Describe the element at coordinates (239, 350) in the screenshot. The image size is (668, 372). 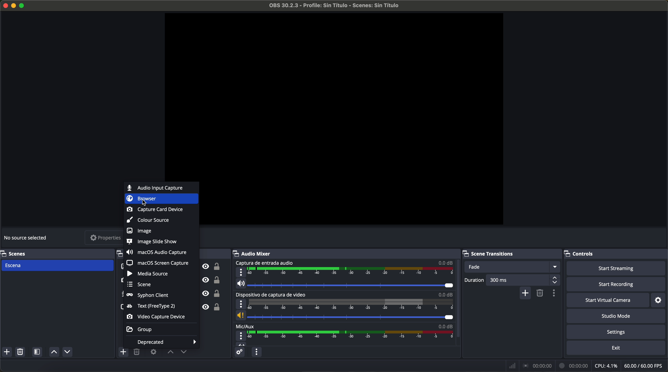
I see `advanced audio properties` at that location.